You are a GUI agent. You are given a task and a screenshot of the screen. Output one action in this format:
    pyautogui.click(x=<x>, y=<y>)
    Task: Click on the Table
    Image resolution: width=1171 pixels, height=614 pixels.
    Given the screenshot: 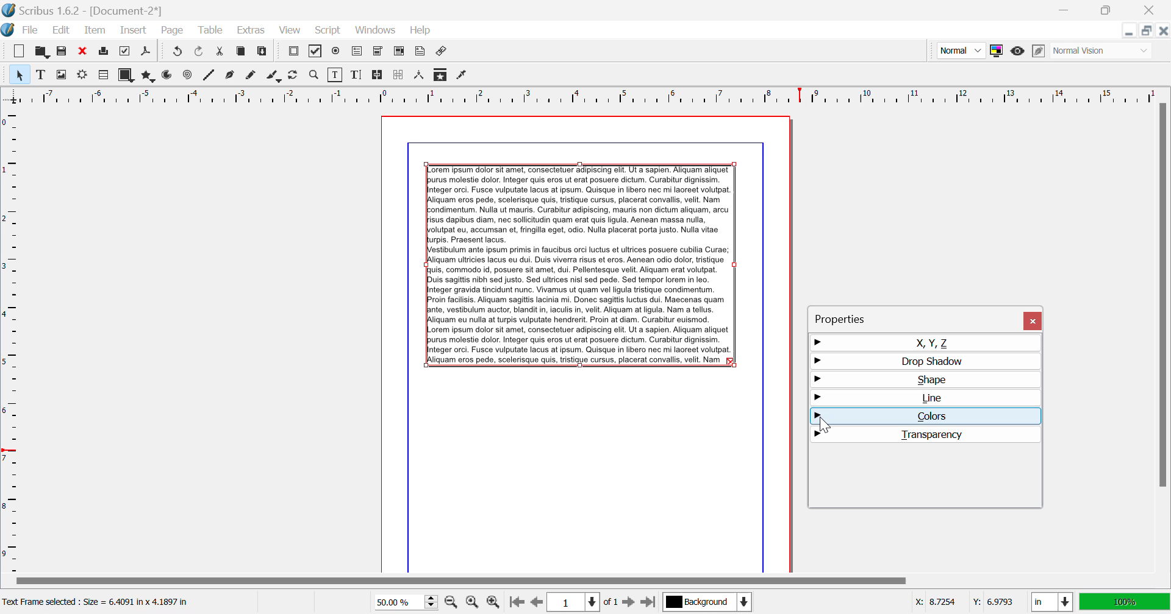 What is the action you would take?
    pyautogui.click(x=212, y=31)
    